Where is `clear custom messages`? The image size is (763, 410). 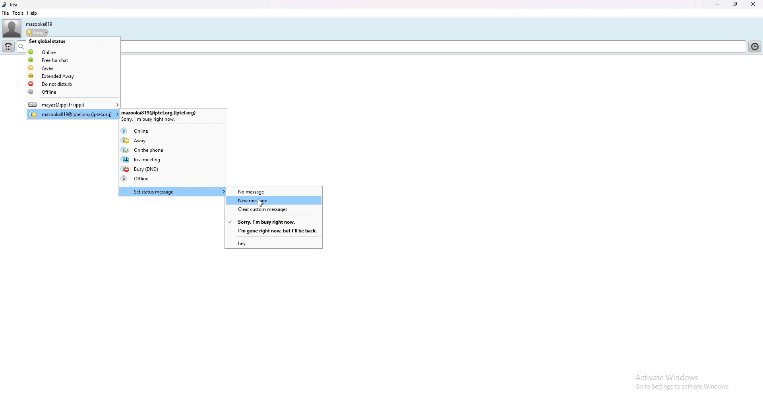
clear custom messages is located at coordinates (269, 209).